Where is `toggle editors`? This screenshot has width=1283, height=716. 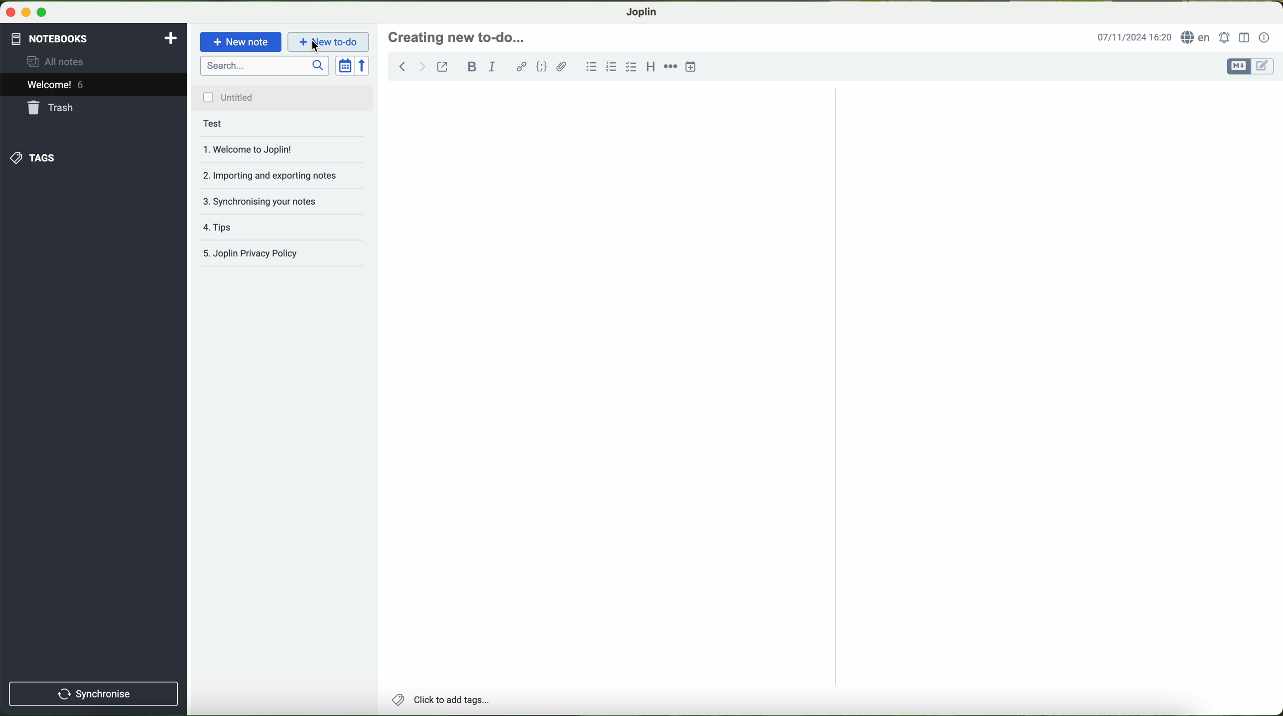 toggle editors is located at coordinates (1251, 67).